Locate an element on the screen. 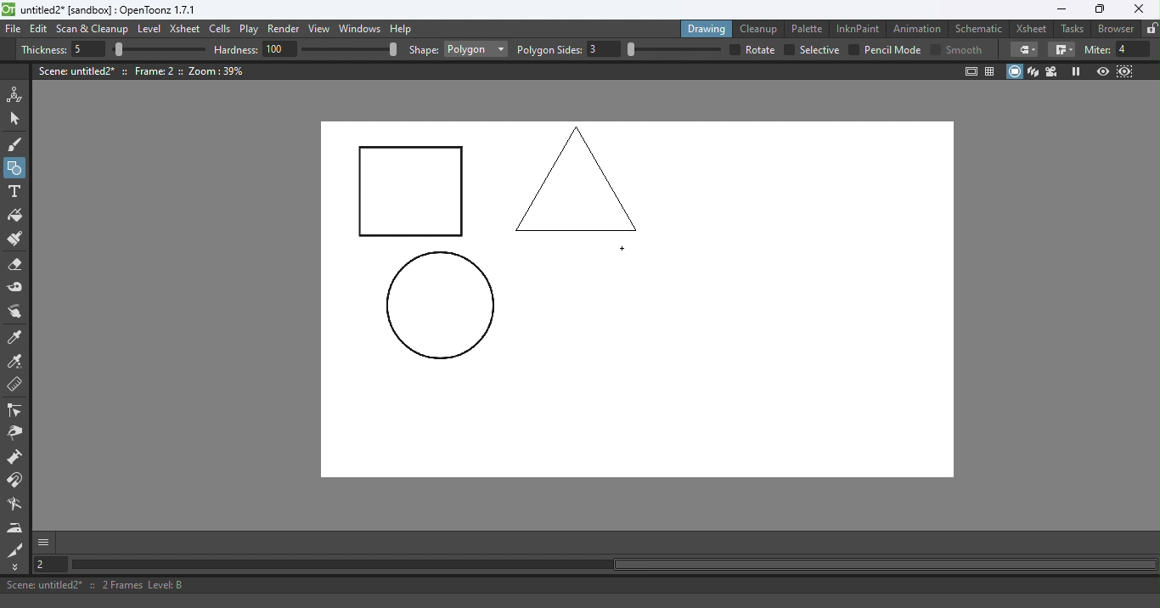 The image size is (1160, 608). Status bar is located at coordinates (580, 585).